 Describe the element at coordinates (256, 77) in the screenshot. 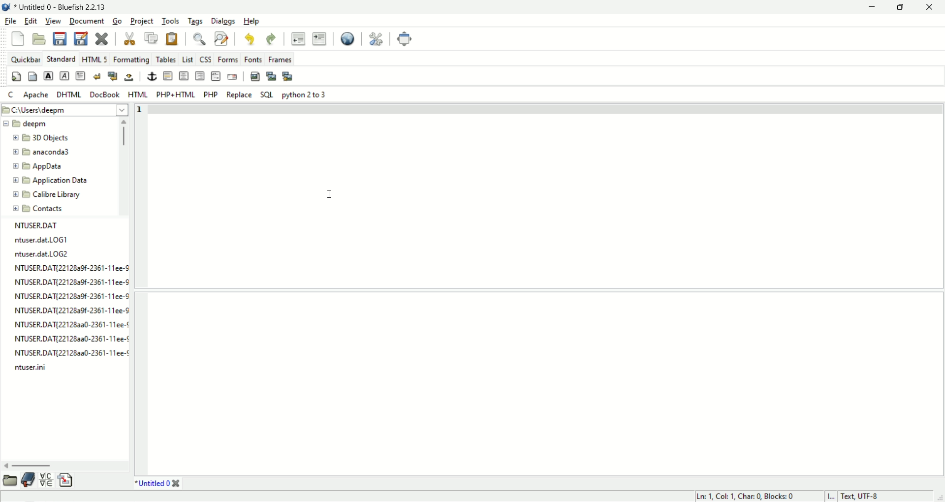

I see `insert image` at that location.